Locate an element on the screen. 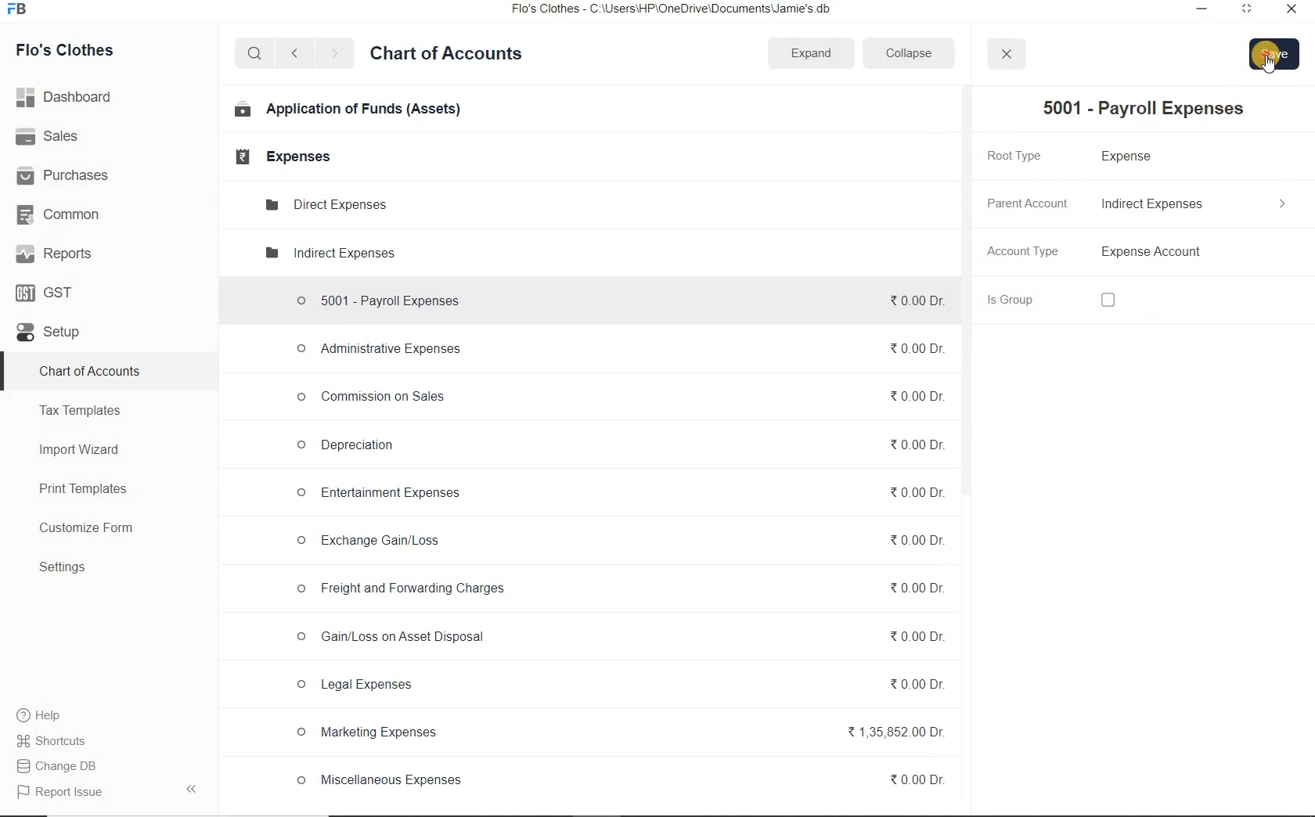  5001 - Payroll Expenses 0.00 Dr is located at coordinates (614, 297).